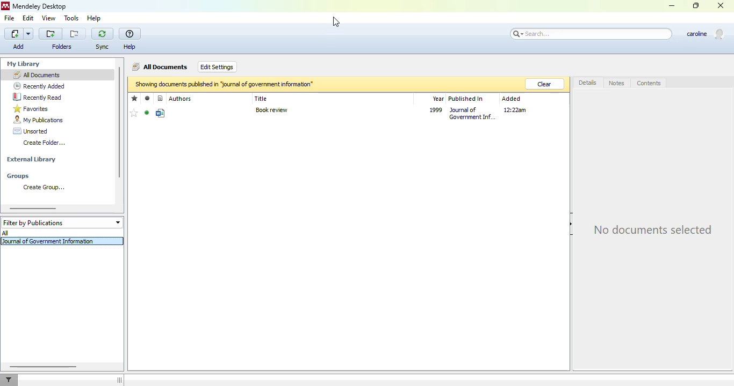  I want to click on recently read, so click(39, 97).